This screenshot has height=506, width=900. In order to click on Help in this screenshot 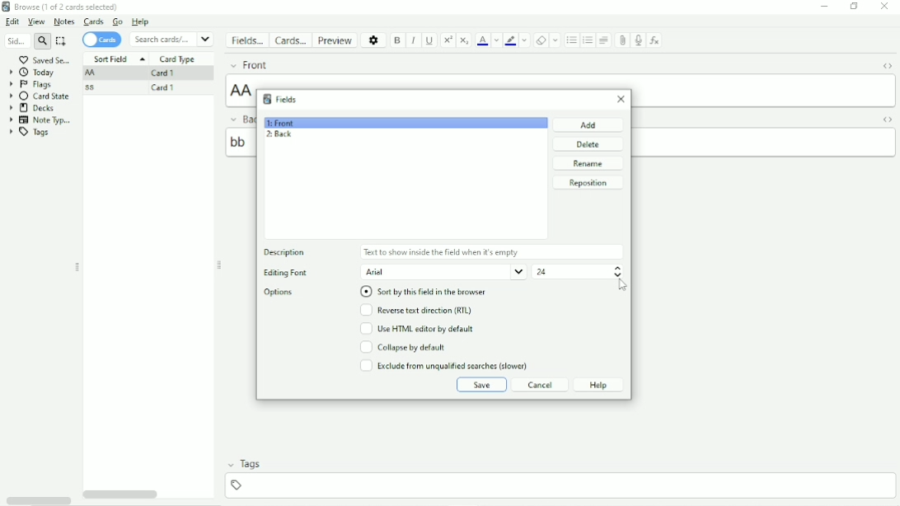, I will do `click(145, 22)`.